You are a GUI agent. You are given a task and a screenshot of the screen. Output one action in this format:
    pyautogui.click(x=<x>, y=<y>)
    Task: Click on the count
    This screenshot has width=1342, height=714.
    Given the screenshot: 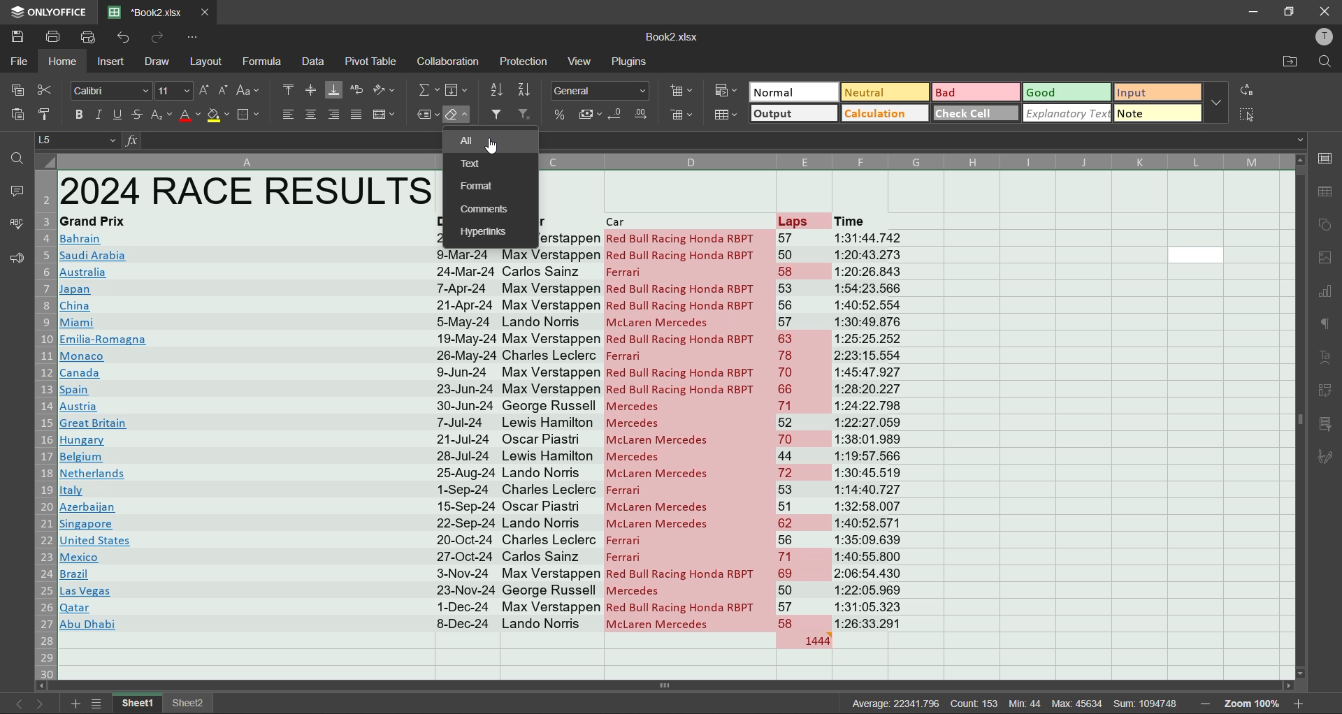 What is the action you would take?
    pyautogui.click(x=976, y=703)
    